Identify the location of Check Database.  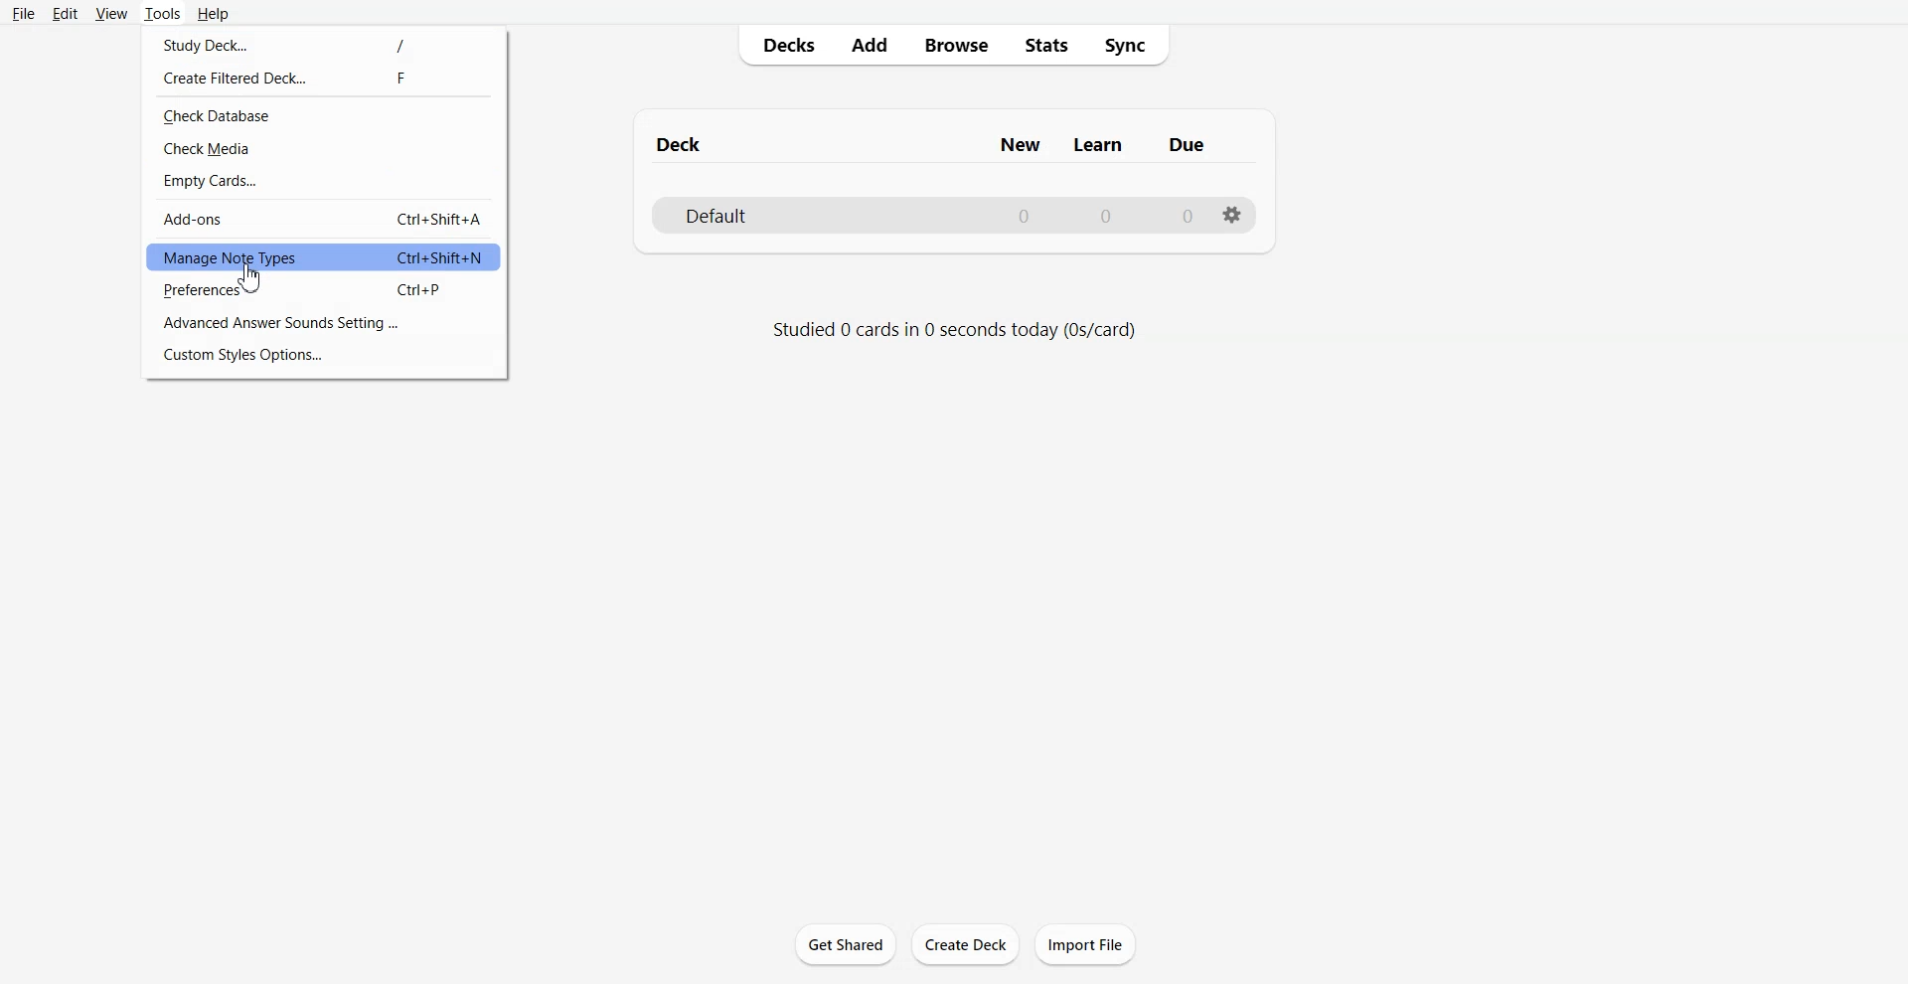
(325, 115).